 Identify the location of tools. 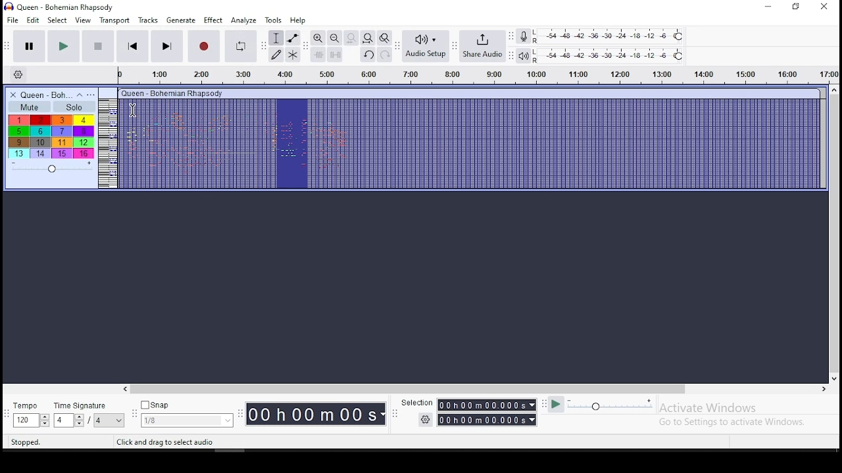
(273, 20).